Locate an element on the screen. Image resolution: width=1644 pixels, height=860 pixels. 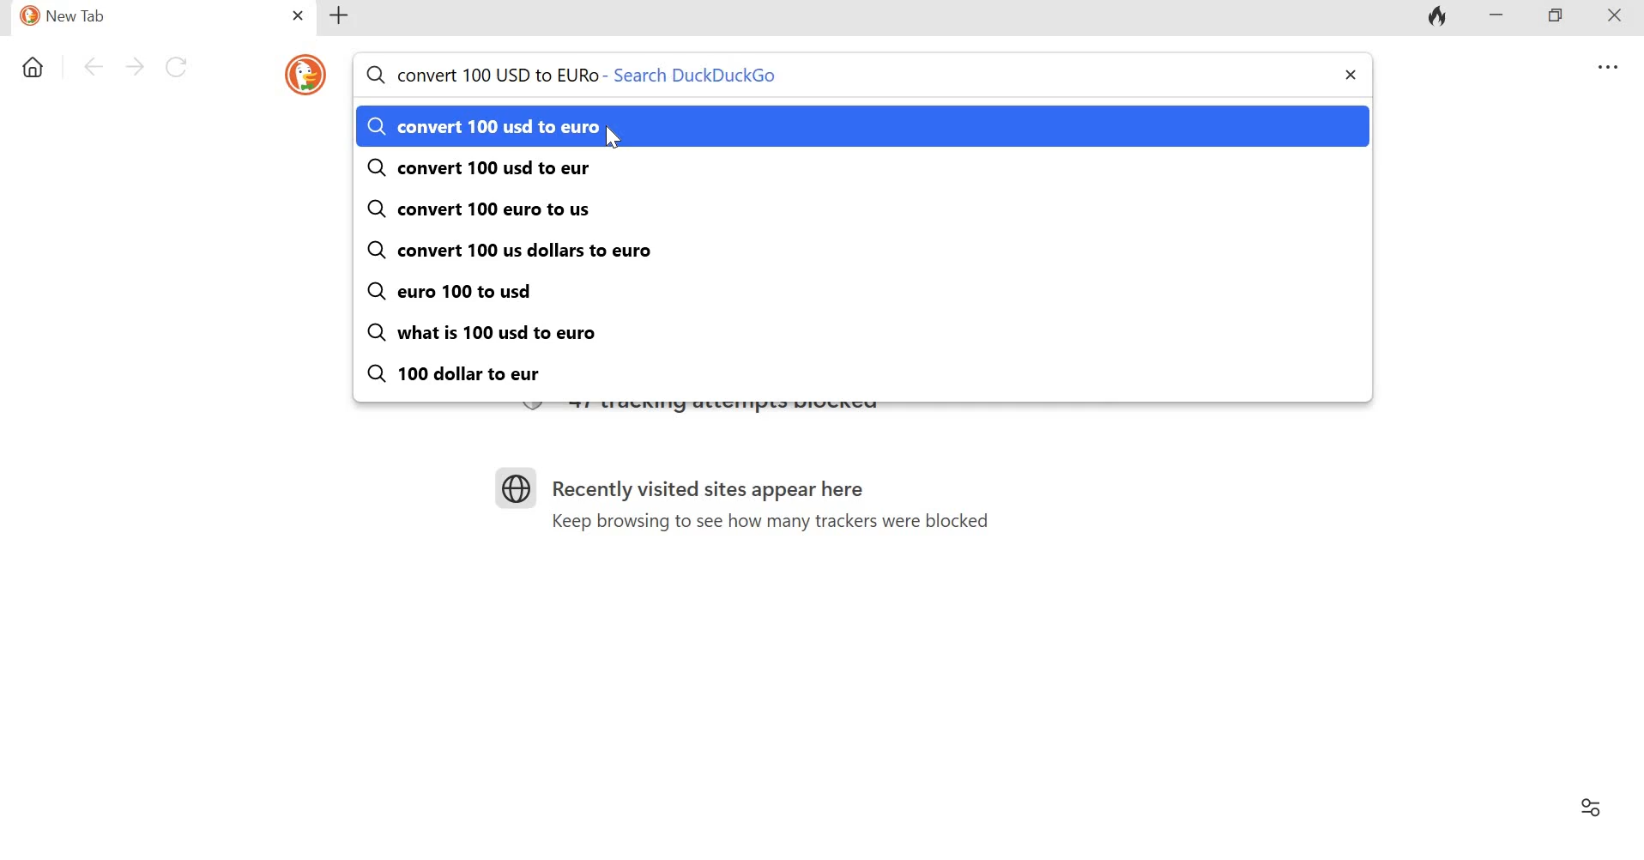
Cursor is located at coordinates (617, 138).